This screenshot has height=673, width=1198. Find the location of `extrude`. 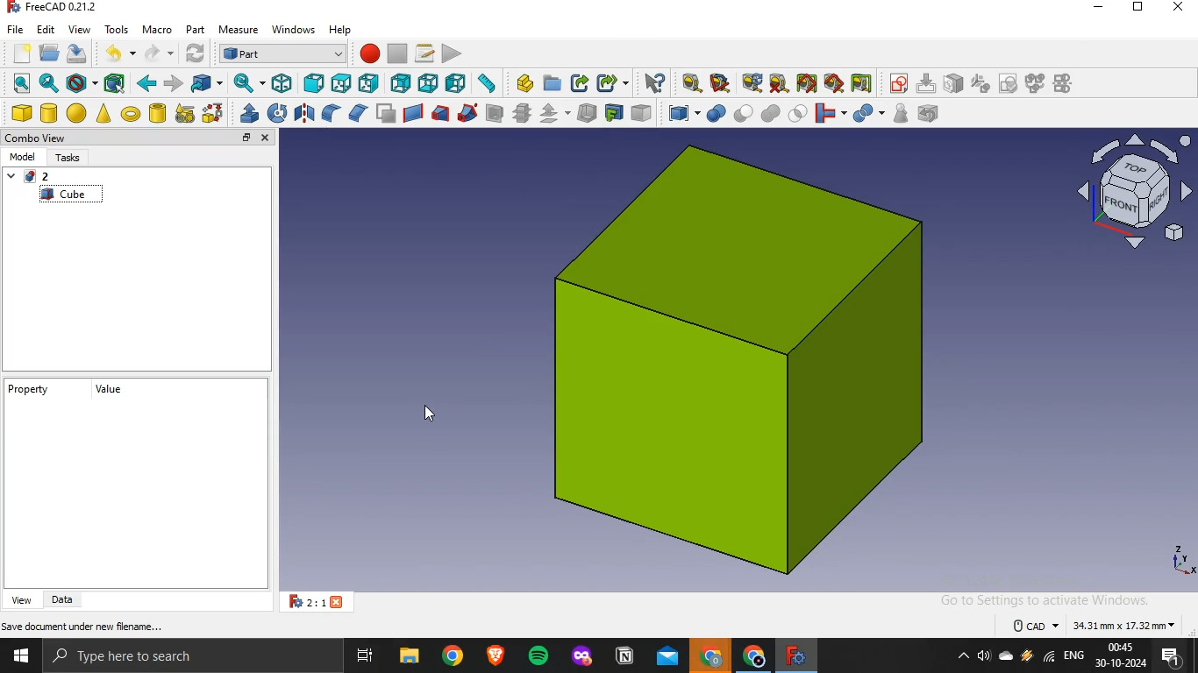

extrude is located at coordinates (249, 113).